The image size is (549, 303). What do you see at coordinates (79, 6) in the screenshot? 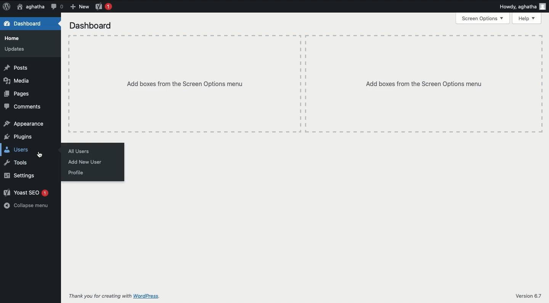
I see `New` at bounding box center [79, 6].